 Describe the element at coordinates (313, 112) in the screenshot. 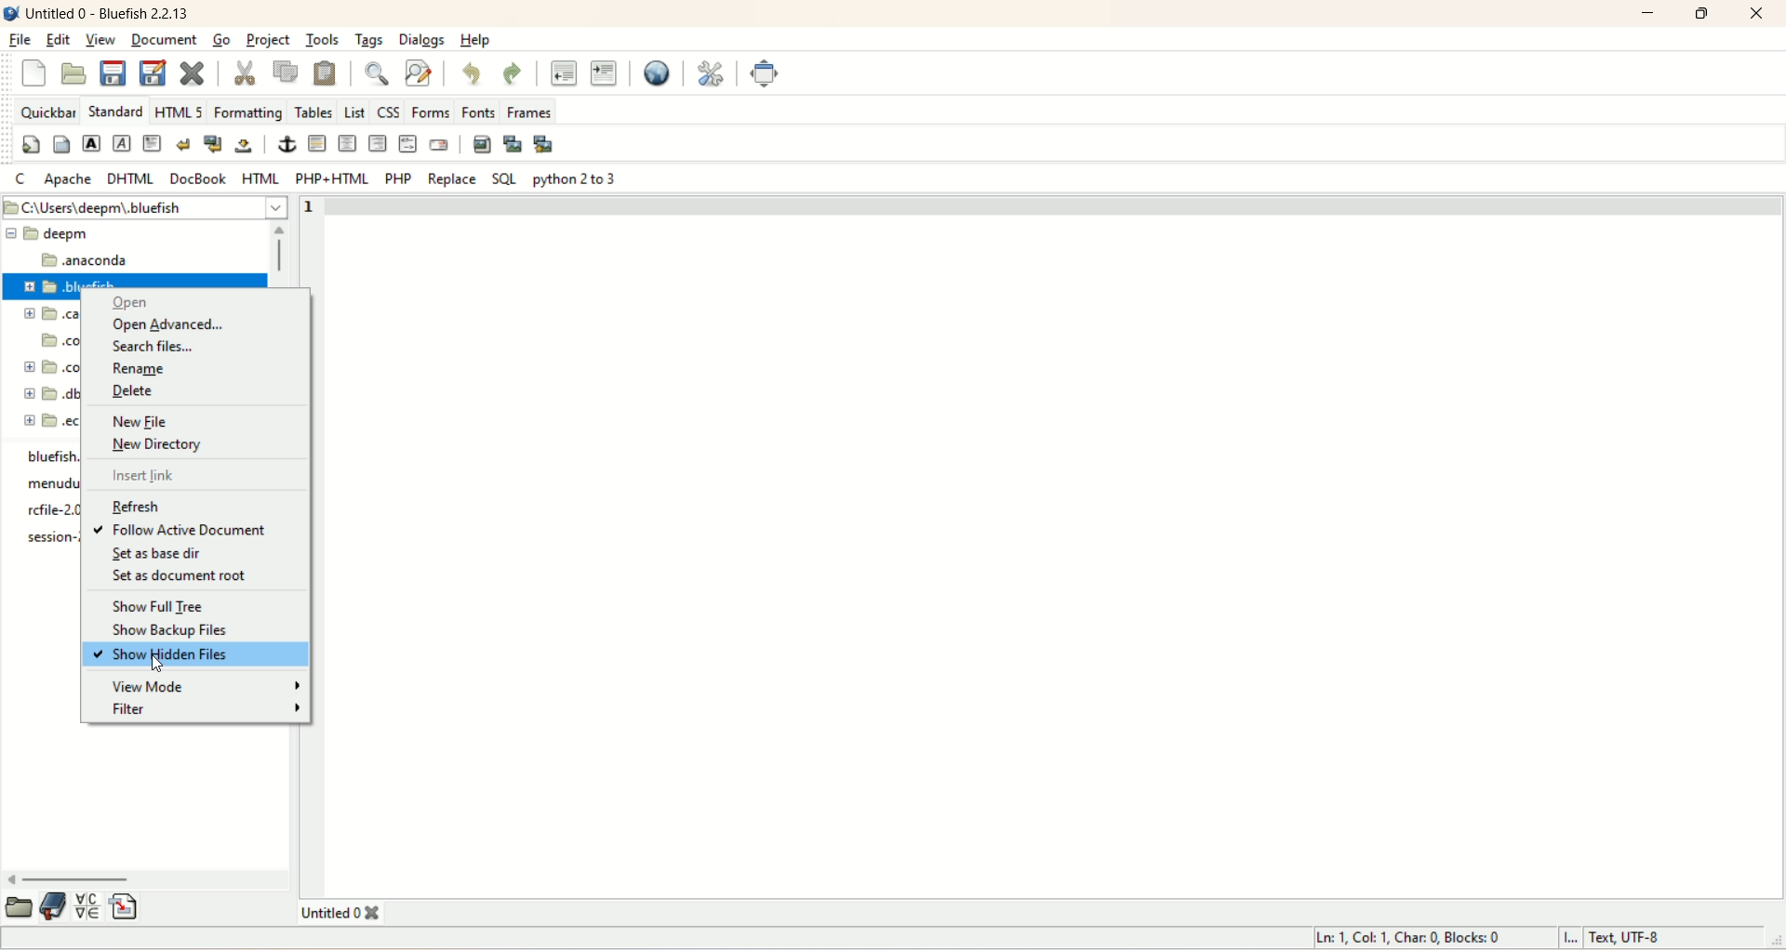

I see `tables` at that location.